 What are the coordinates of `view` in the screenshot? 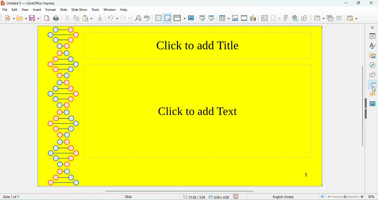 It's located at (24, 10).